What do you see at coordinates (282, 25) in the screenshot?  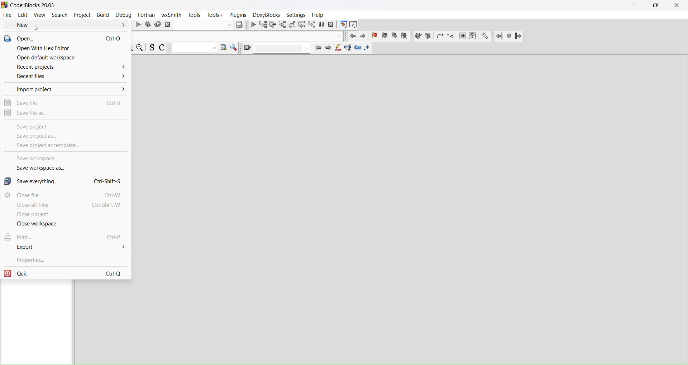 I see `step into` at bounding box center [282, 25].